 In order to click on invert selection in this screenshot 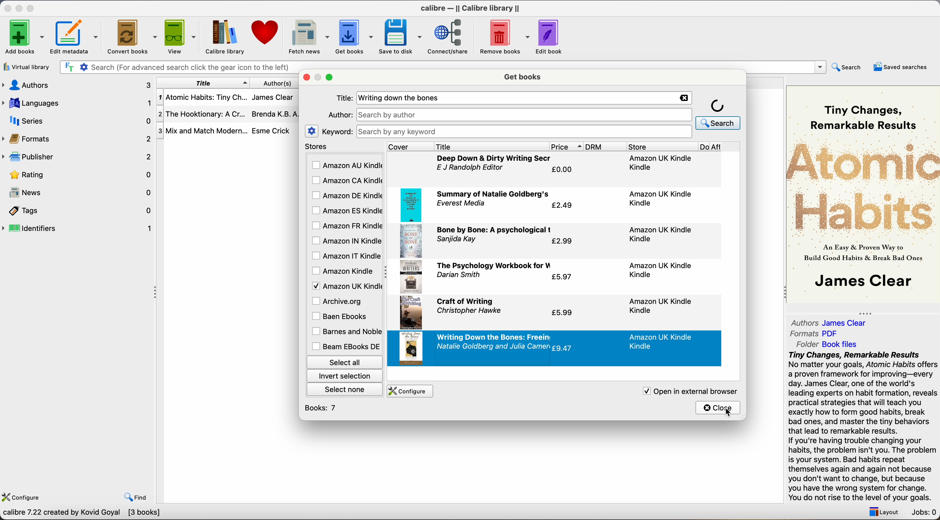, I will do `click(344, 376)`.